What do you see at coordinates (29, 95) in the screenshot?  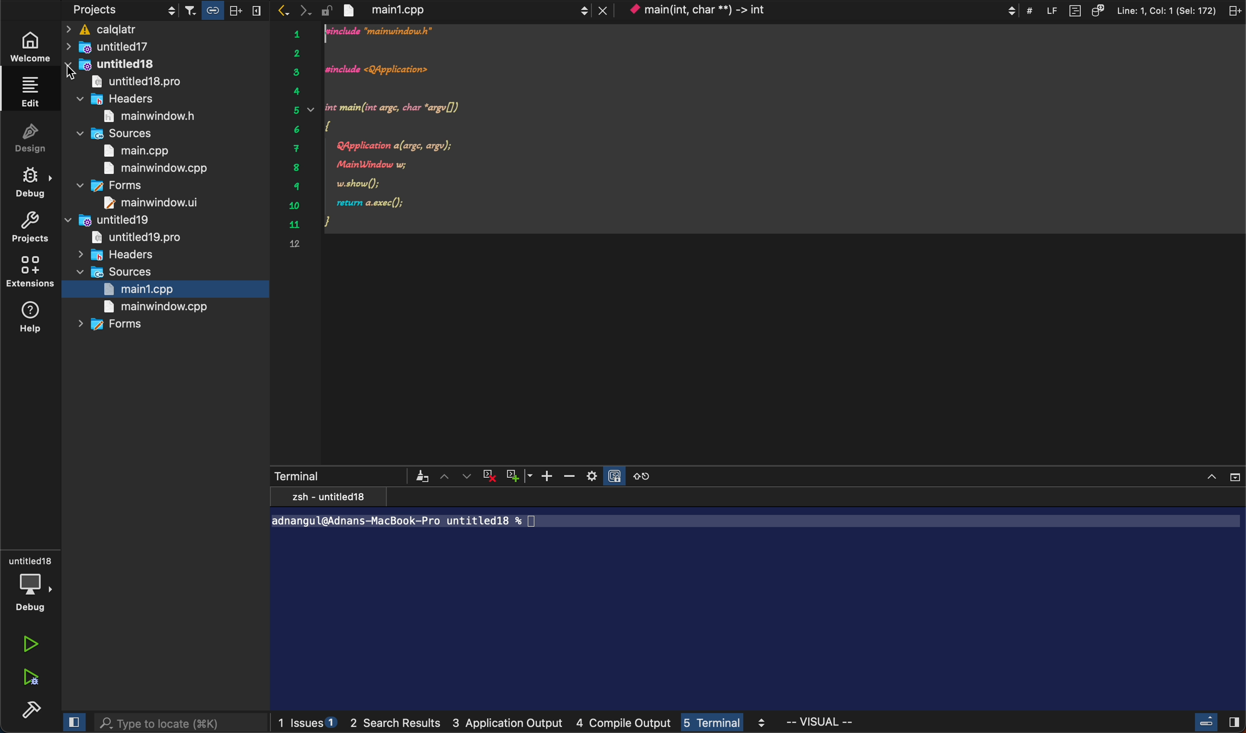 I see `edit` at bounding box center [29, 95].